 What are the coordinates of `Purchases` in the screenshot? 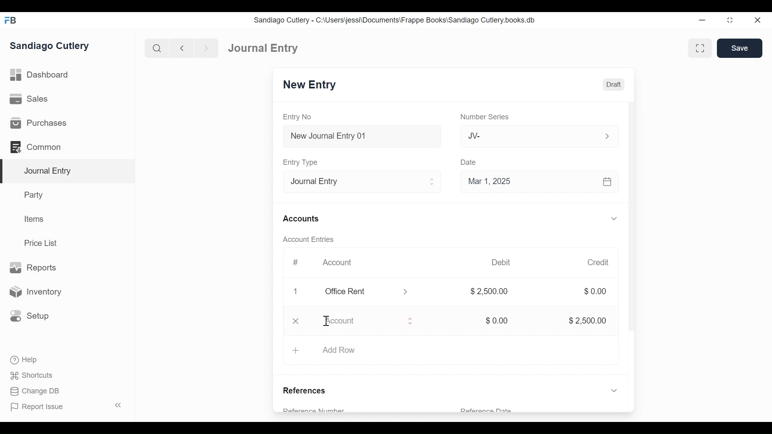 It's located at (67, 122).